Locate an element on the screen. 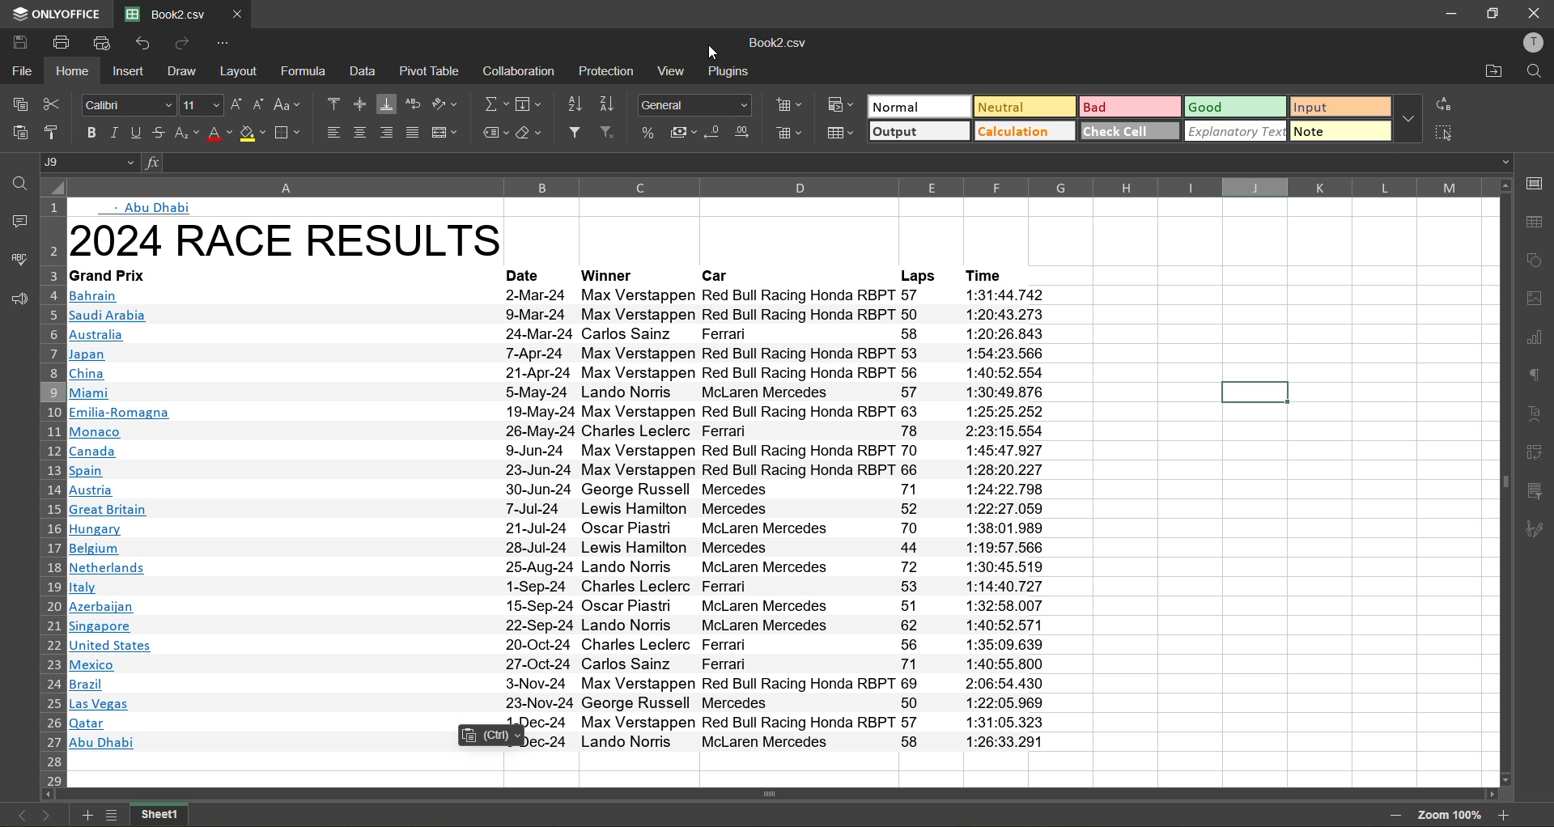  collaboration is located at coordinates (519, 75).